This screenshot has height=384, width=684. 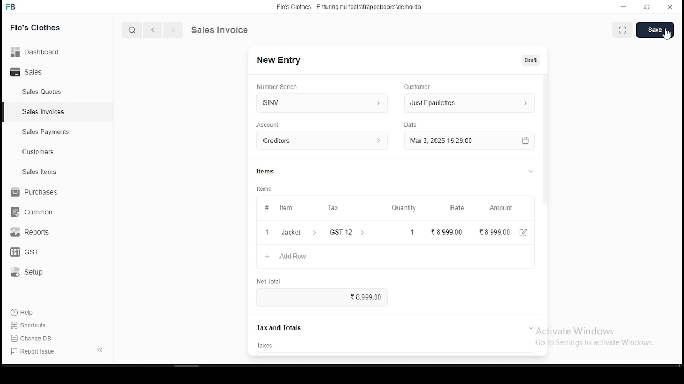 I want to click on common, so click(x=36, y=212).